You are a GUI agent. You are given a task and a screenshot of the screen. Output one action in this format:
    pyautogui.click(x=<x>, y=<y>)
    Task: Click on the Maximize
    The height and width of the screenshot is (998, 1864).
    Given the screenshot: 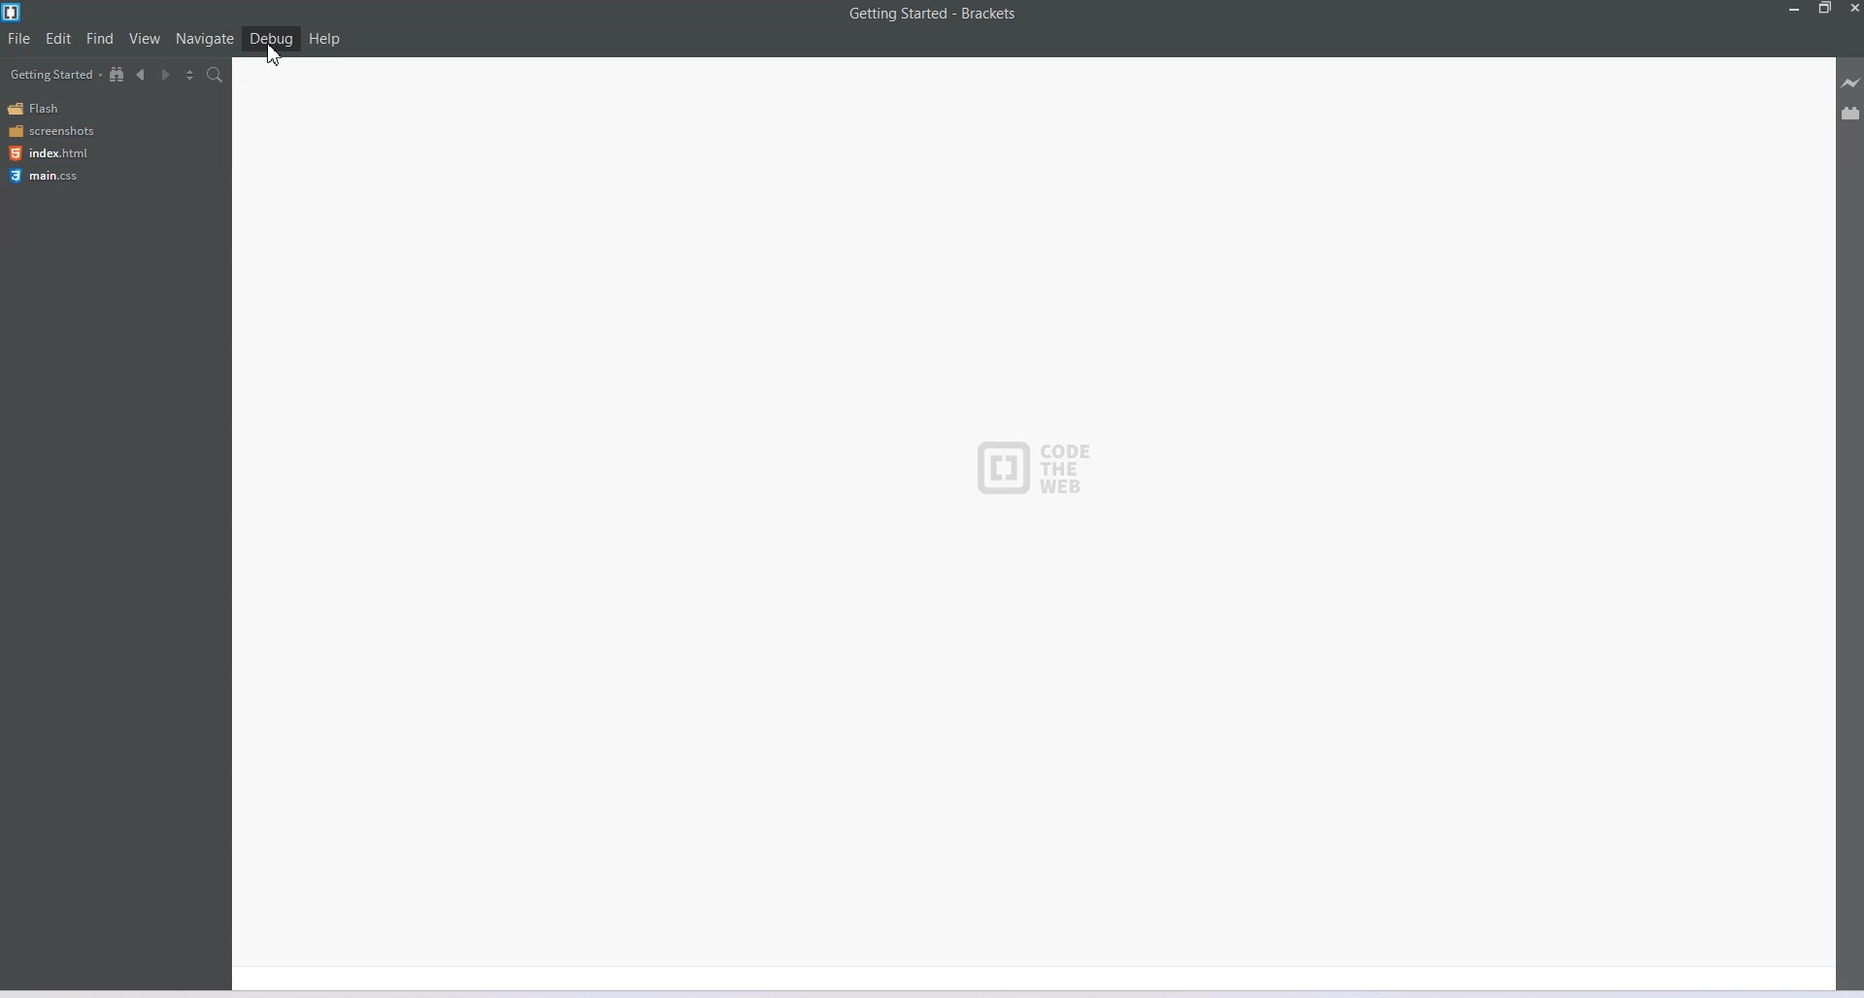 What is the action you would take?
    pyautogui.click(x=1824, y=10)
    